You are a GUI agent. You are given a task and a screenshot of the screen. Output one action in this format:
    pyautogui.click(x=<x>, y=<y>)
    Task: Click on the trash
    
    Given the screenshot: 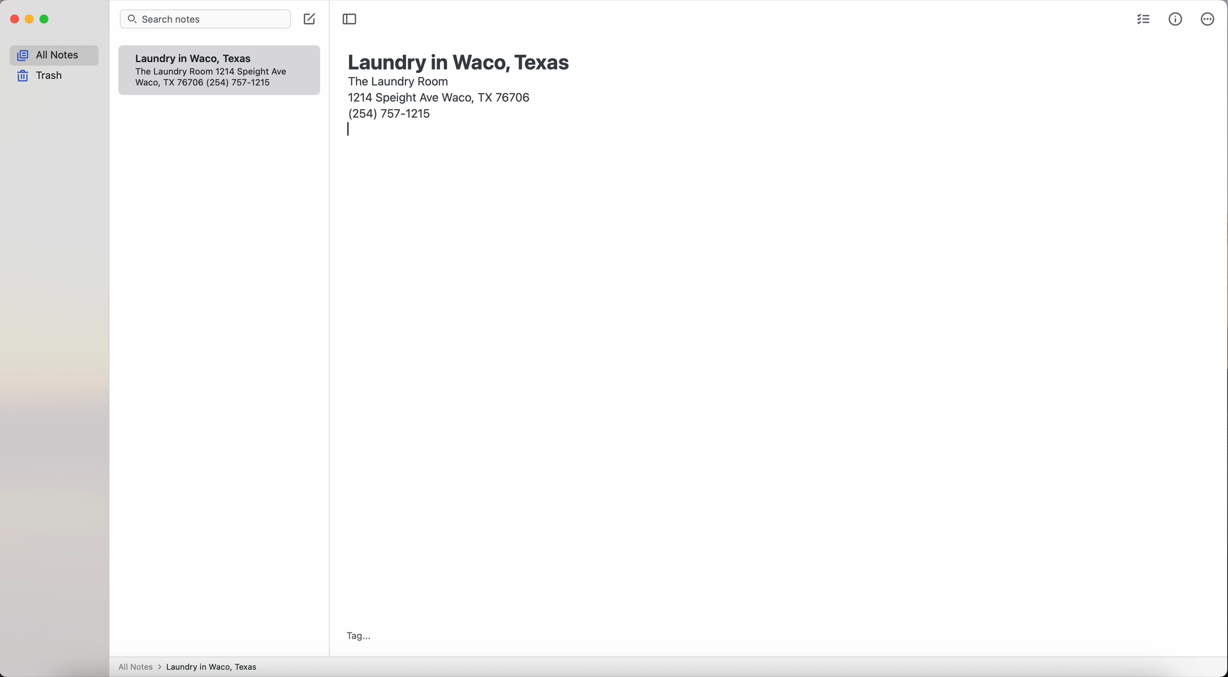 What is the action you would take?
    pyautogui.click(x=43, y=77)
    